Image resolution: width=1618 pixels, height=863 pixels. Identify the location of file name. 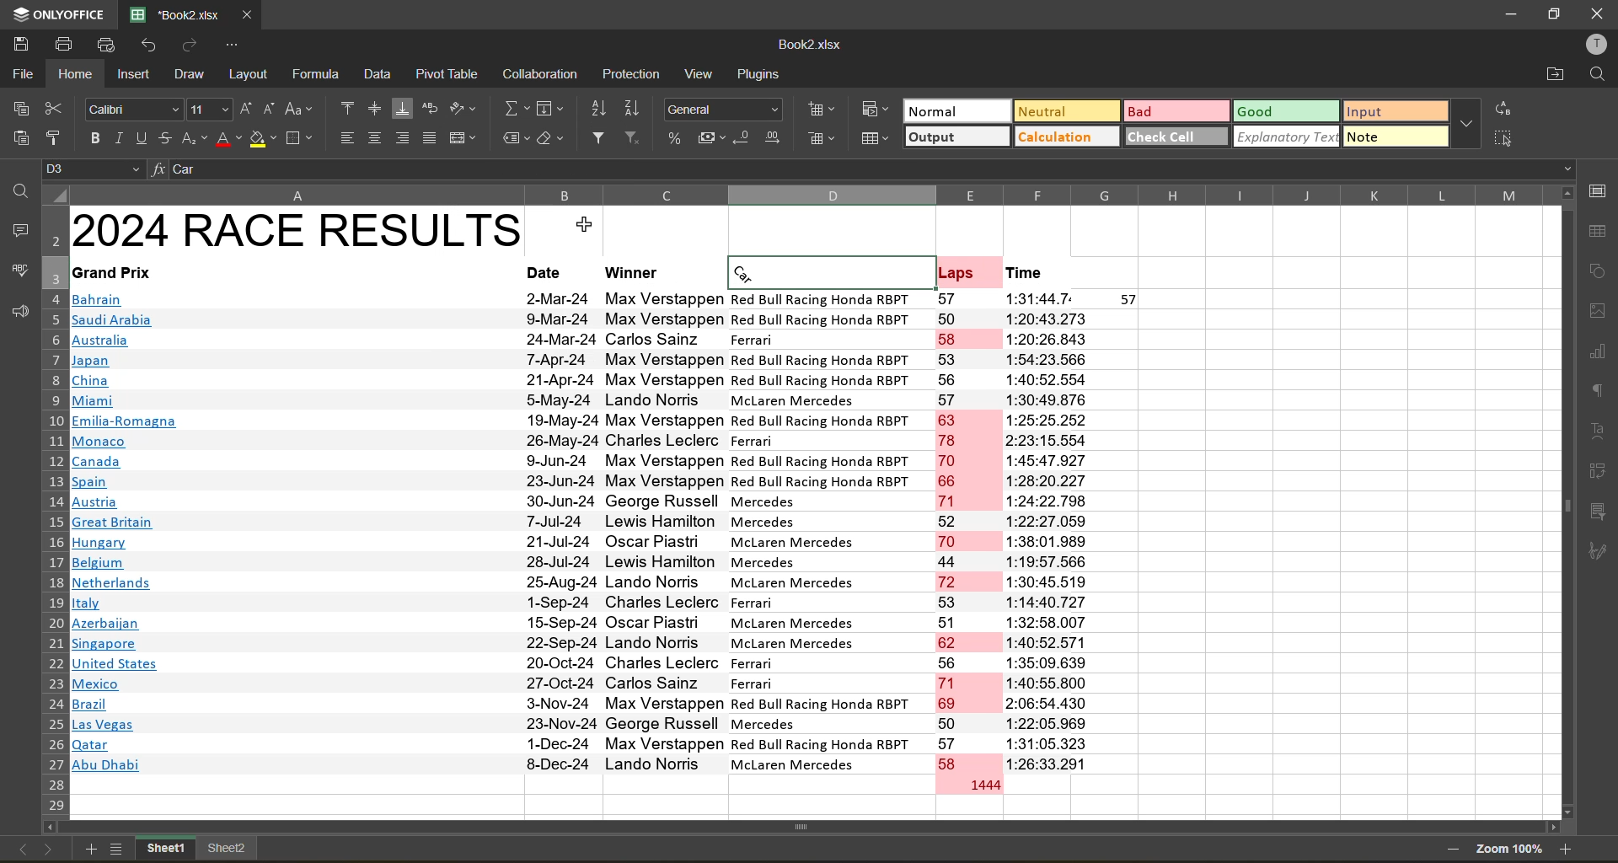
(810, 44).